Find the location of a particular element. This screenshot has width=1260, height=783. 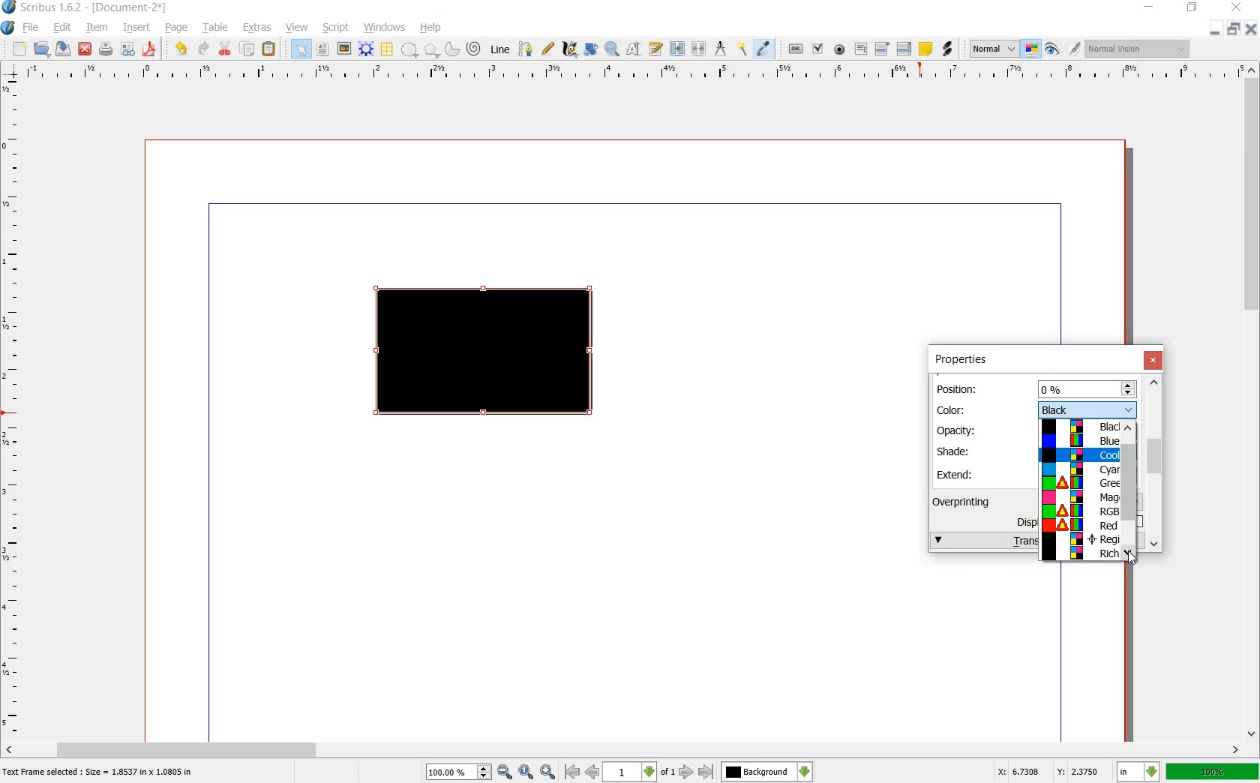

go to previous or first page is located at coordinates (580, 772).